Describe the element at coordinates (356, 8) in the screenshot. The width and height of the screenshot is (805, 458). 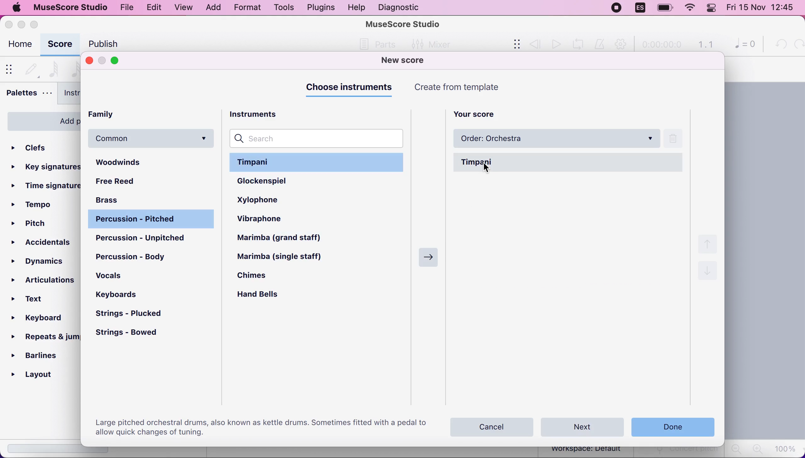
I see `help` at that location.